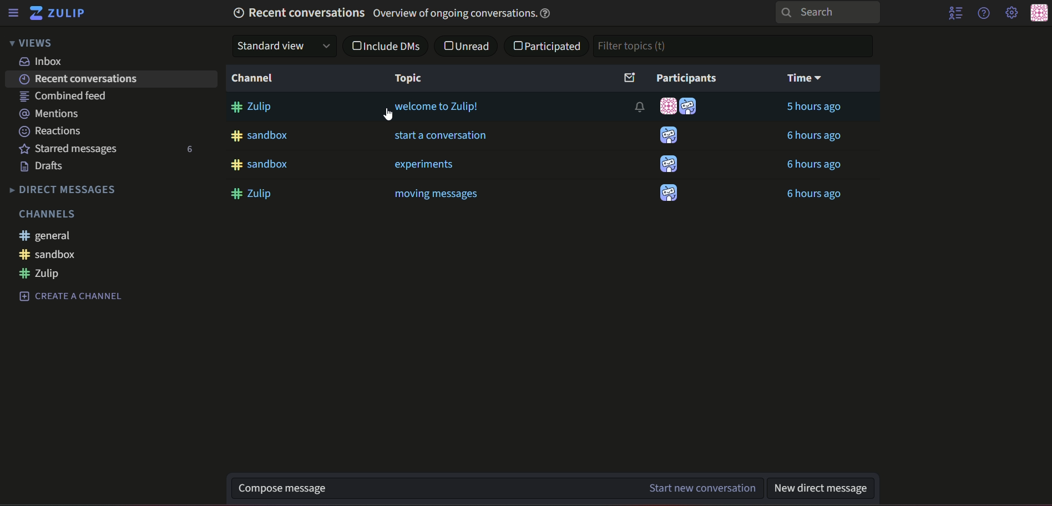 The width and height of the screenshot is (1052, 506). I want to click on main menu, so click(1010, 13).